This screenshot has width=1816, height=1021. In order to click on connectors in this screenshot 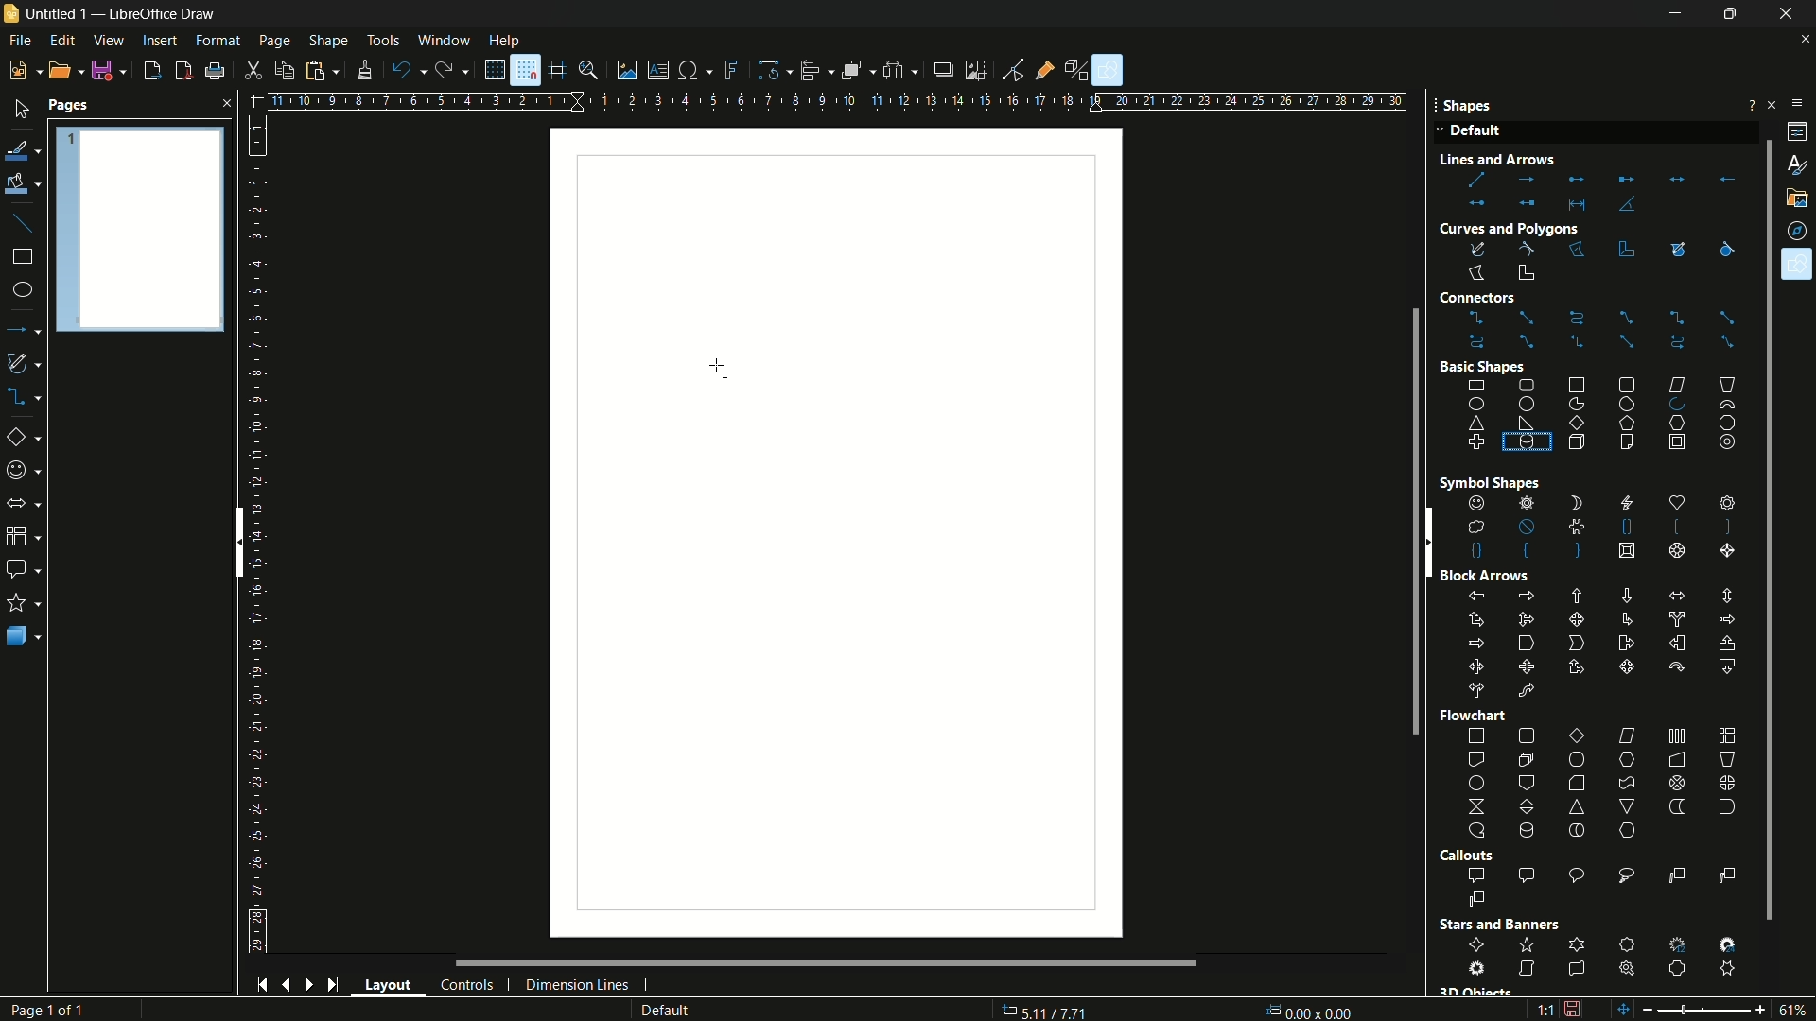, I will do `click(27, 396)`.